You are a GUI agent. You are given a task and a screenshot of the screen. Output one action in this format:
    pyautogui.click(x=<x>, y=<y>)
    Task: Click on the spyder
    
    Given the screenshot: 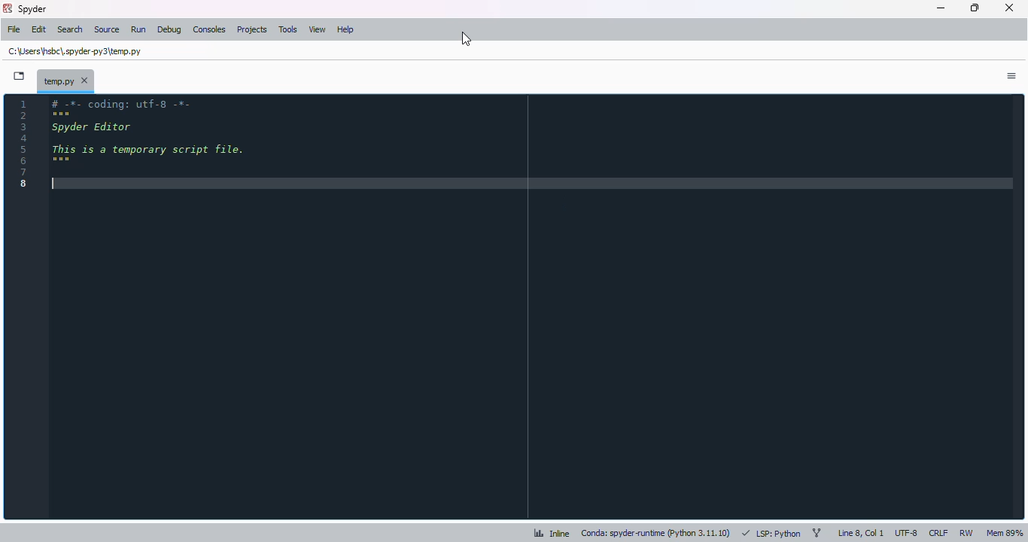 What is the action you would take?
    pyautogui.click(x=32, y=9)
    